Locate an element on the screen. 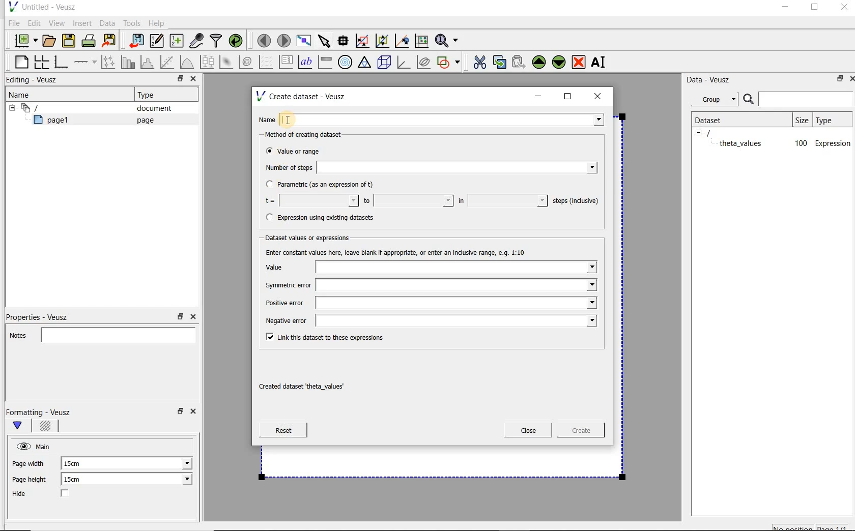 Image resolution: width=855 pixels, height=531 pixels. to is located at coordinates (407, 200).